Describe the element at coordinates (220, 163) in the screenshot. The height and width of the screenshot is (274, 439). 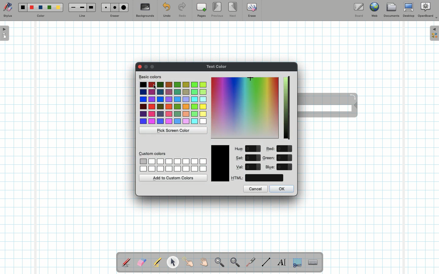
I see `Color picked` at that location.